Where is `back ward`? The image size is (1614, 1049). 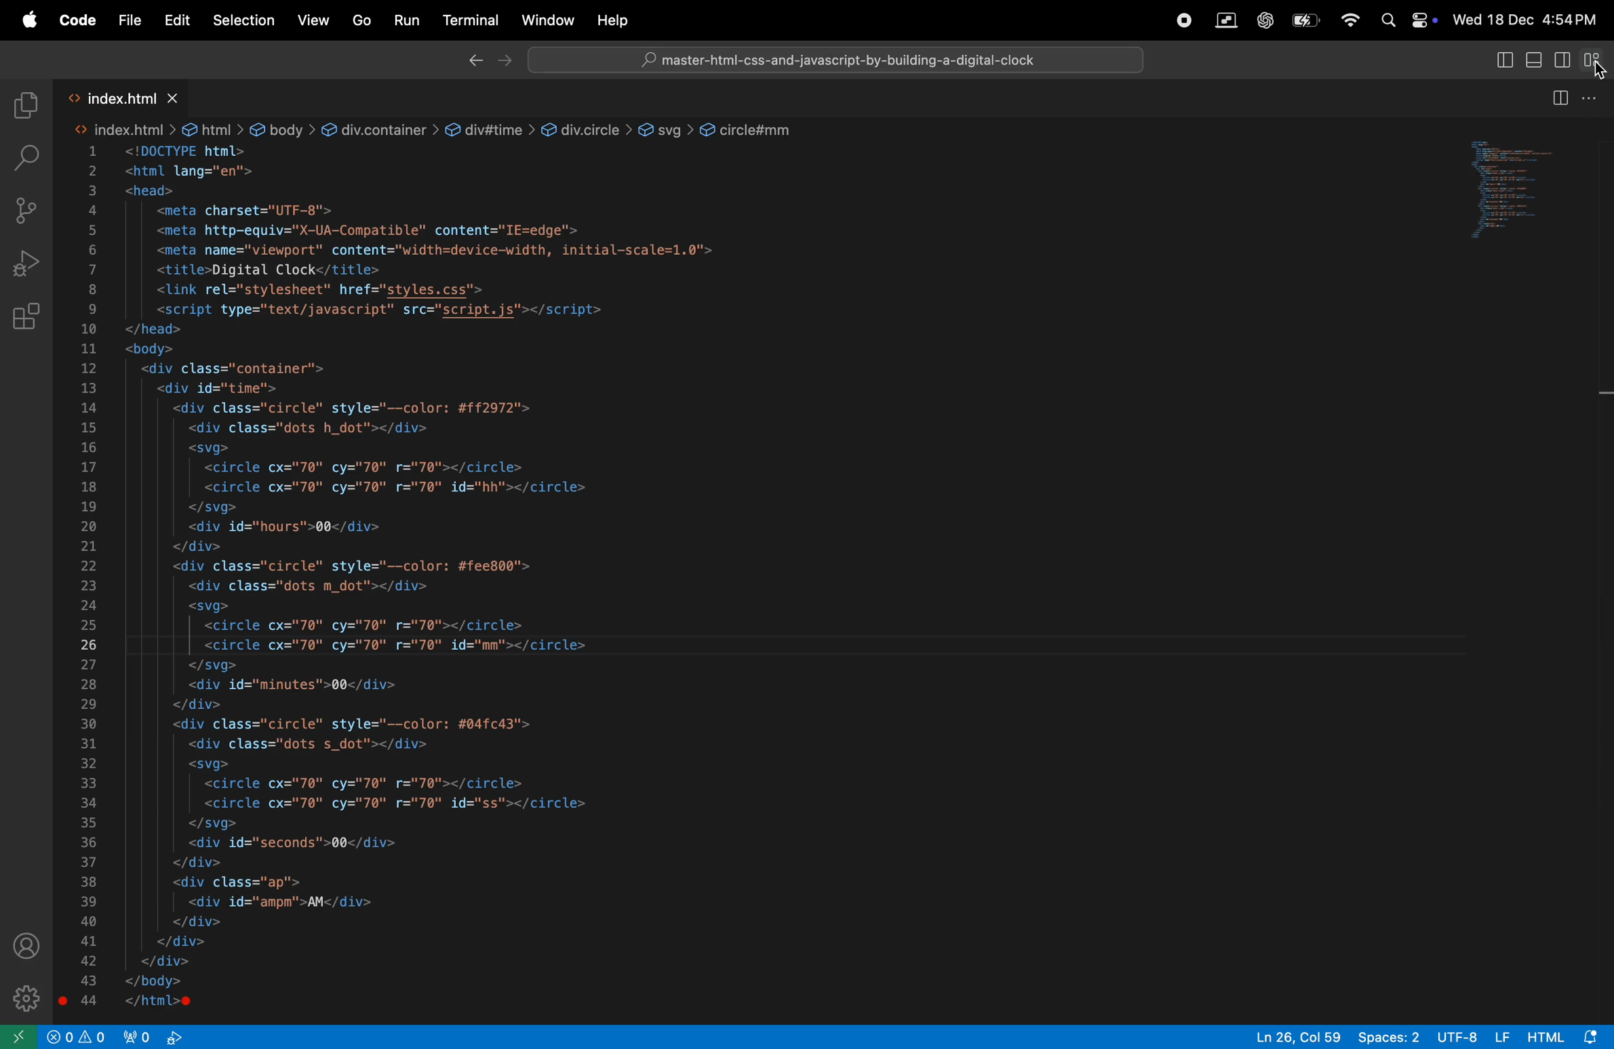
back ward is located at coordinates (475, 61).